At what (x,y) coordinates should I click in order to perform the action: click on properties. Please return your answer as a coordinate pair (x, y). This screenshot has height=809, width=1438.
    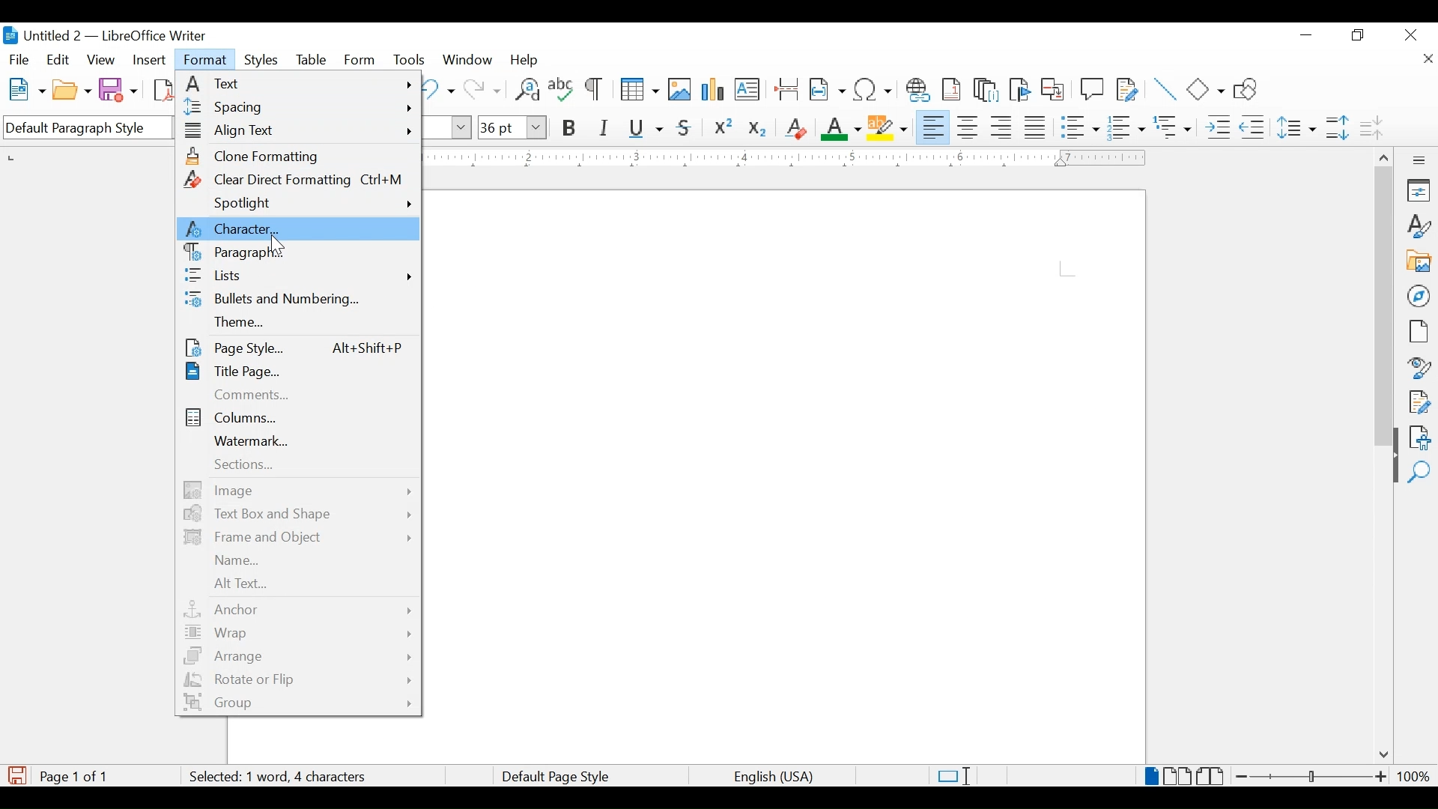
    Looking at the image, I should click on (1420, 190).